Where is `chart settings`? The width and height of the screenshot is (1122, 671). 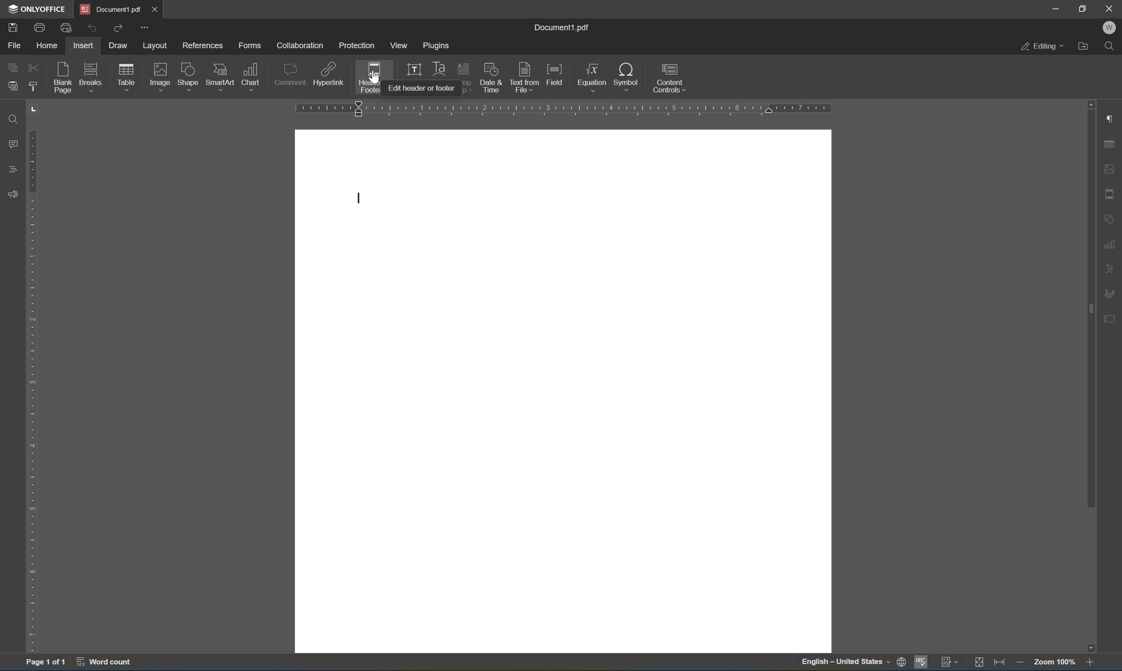 chart settings is located at coordinates (1110, 242).